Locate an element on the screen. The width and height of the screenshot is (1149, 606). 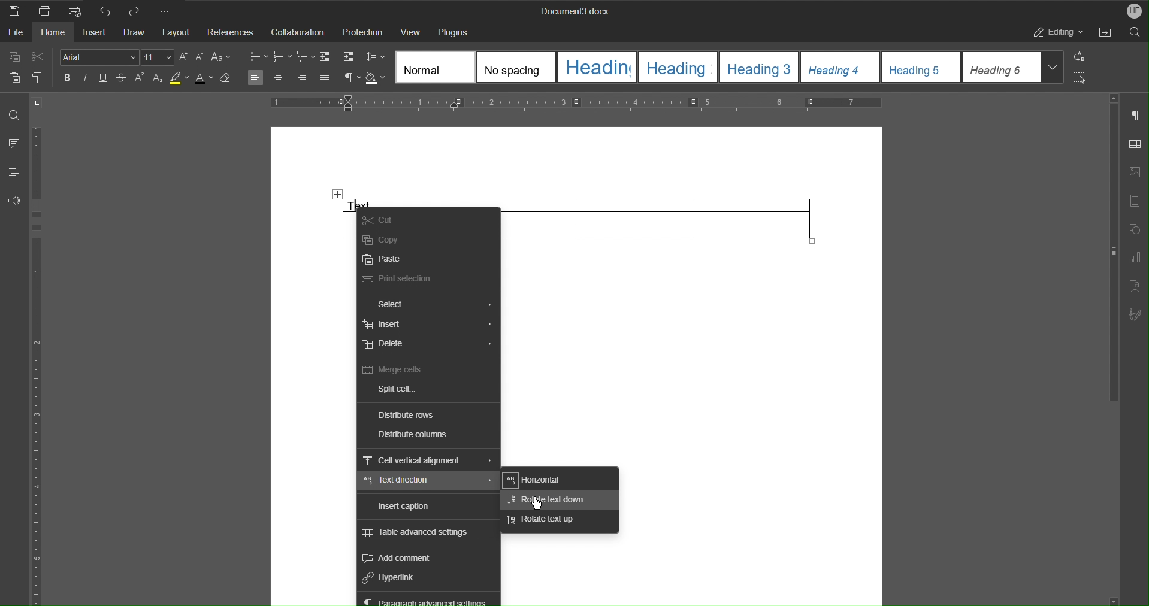
Strikethrough is located at coordinates (120, 78).